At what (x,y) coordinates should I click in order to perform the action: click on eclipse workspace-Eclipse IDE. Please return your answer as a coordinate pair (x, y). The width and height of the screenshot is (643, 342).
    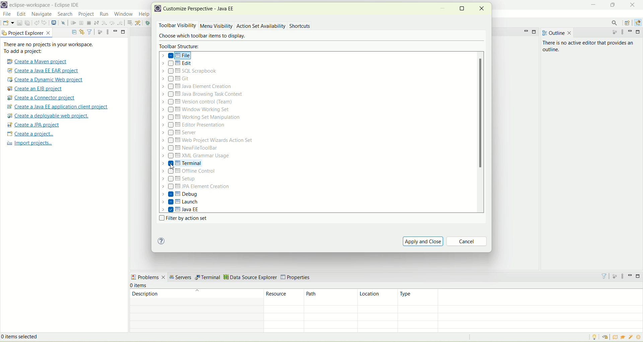
    Looking at the image, I should click on (47, 6).